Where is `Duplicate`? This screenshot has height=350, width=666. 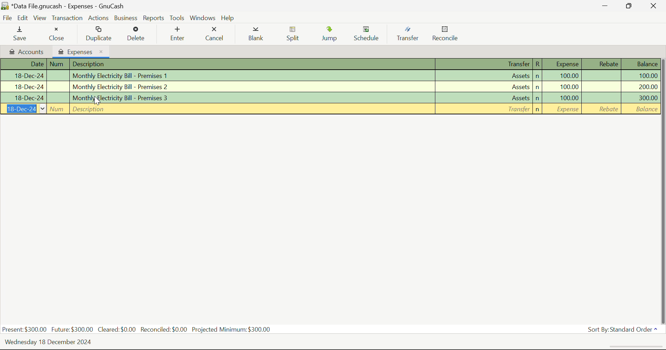 Duplicate is located at coordinates (99, 34).